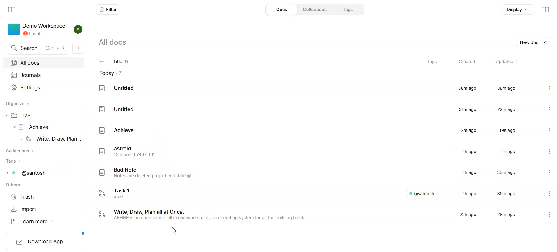  What do you see at coordinates (116, 62) in the screenshot?
I see `Title` at bounding box center [116, 62].